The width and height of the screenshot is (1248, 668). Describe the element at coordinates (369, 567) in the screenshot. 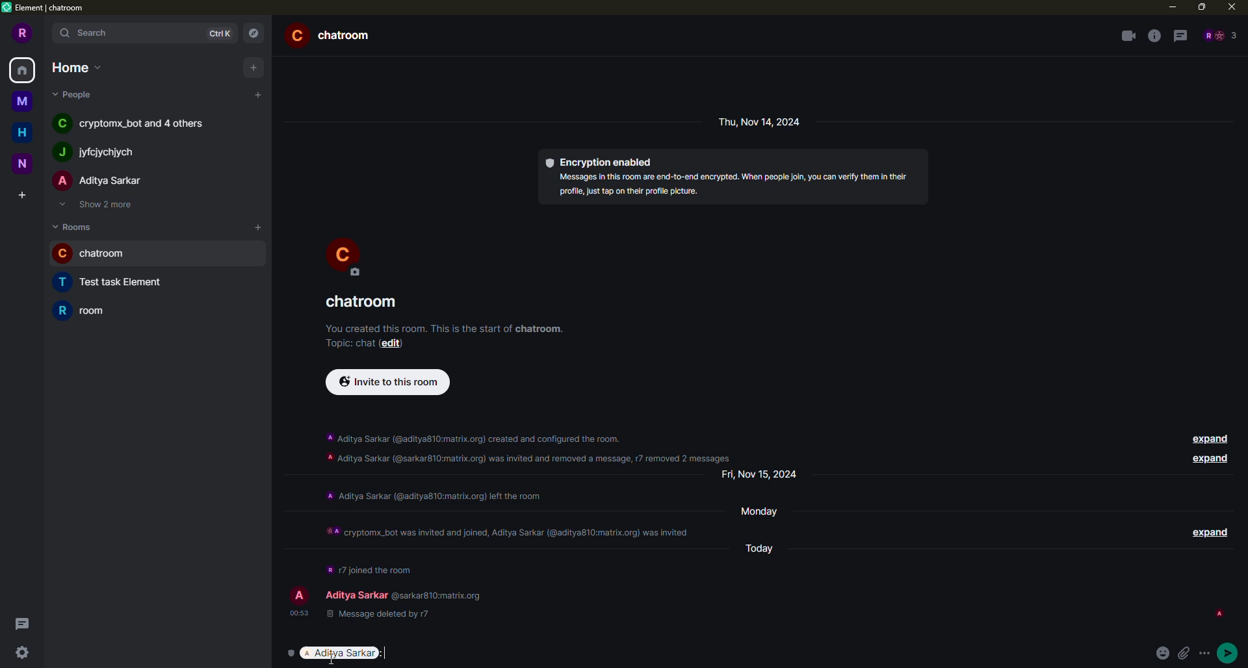

I see `info` at that location.